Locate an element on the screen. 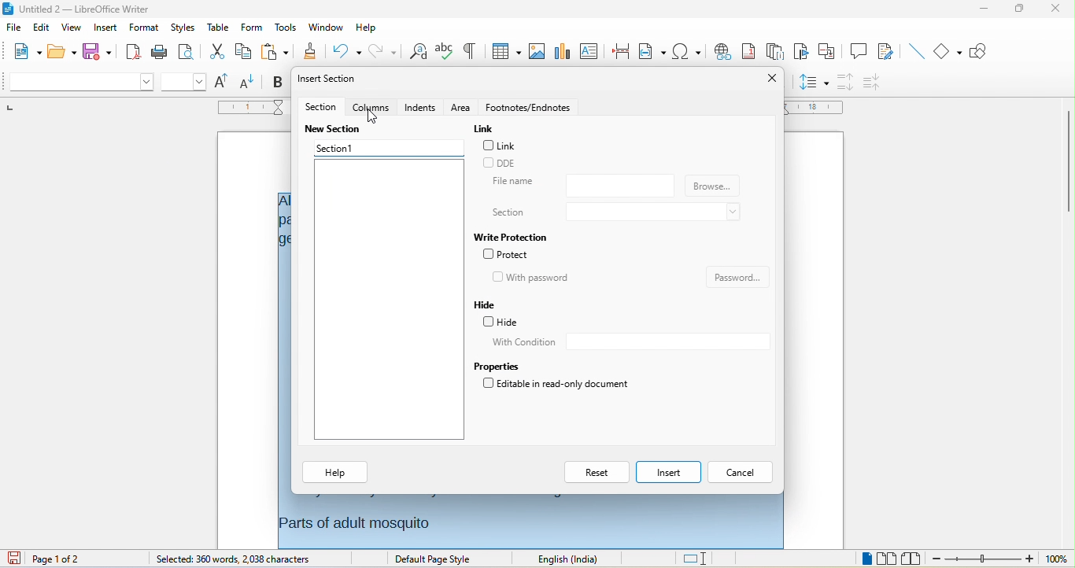 Image resolution: width=1075 pixels, height=568 pixels. new is located at coordinates (20, 51).